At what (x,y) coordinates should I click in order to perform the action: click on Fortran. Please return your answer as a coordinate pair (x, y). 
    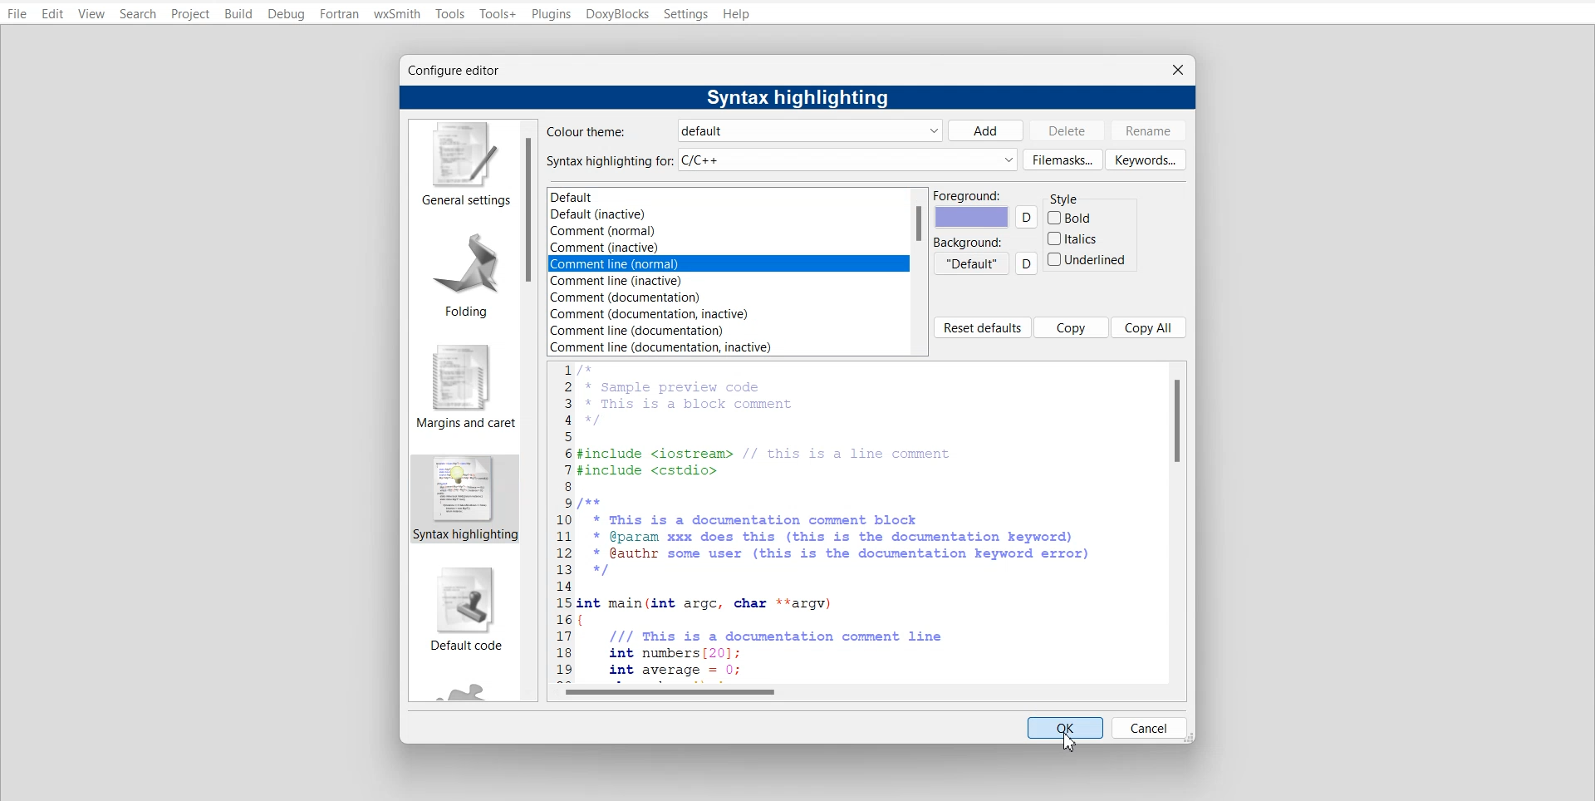
    Looking at the image, I should click on (338, 14).